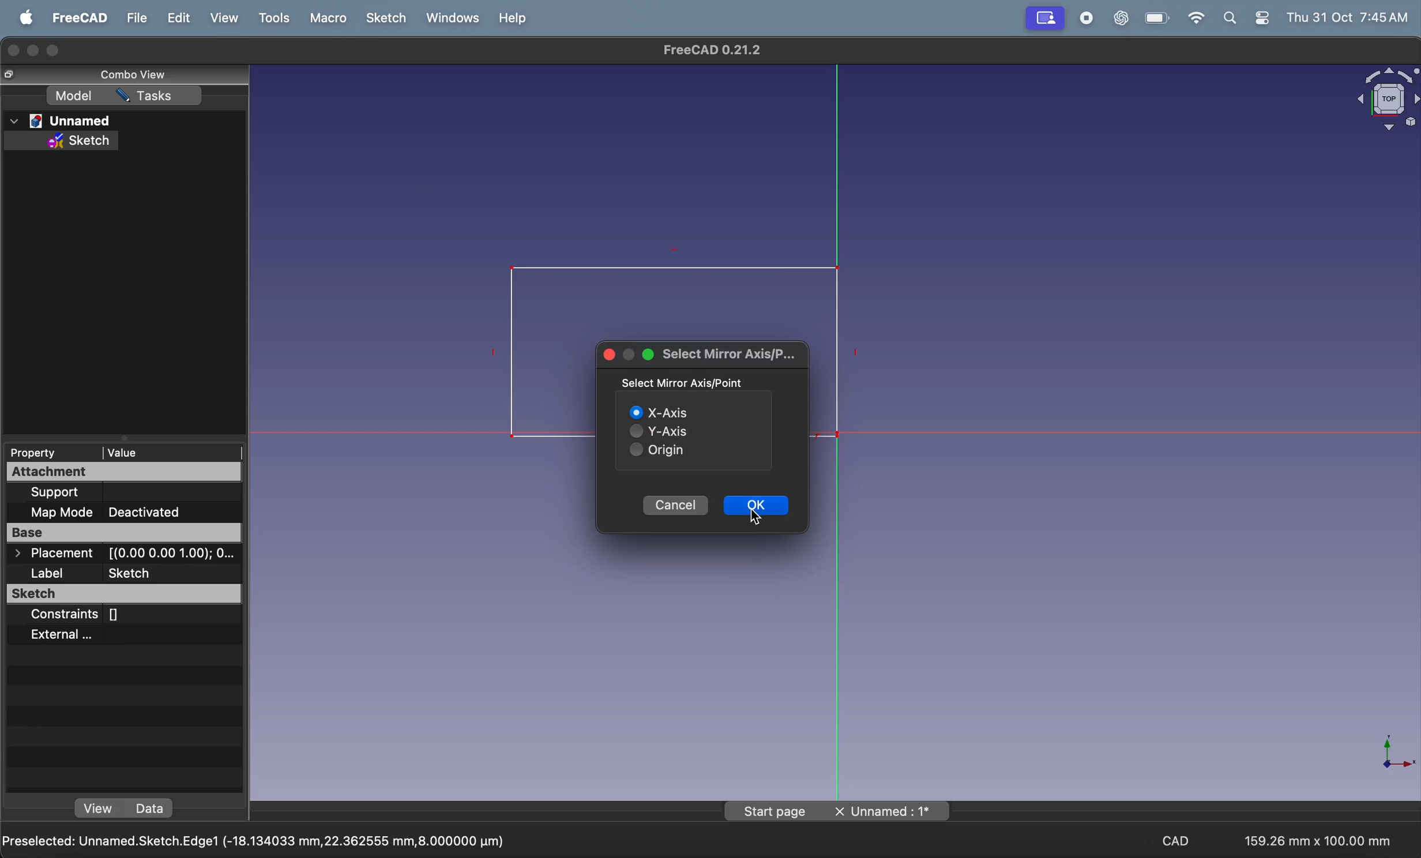  I want to click on file, so click(136, 20).